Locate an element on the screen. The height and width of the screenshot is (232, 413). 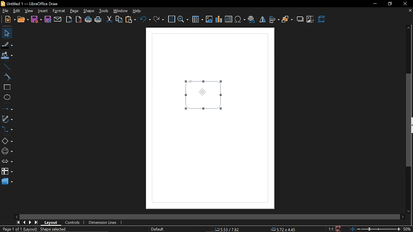
flip is located at coordinates (262, 20).